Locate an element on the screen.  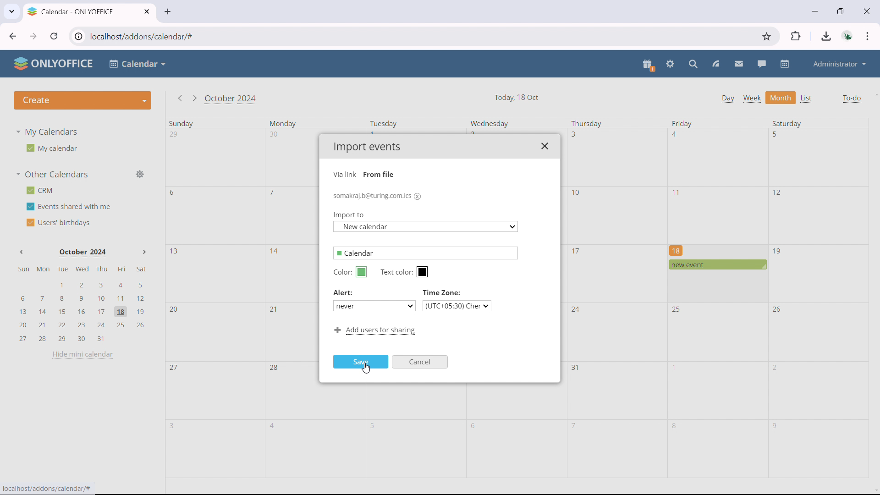
14 is located at coordinates (276, 251).